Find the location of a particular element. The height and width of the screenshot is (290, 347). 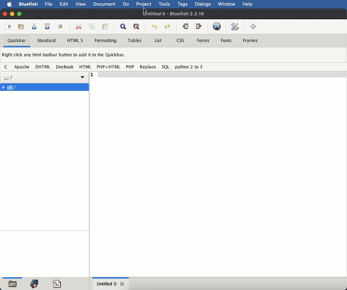

new file is located at coordinates (9, 27).